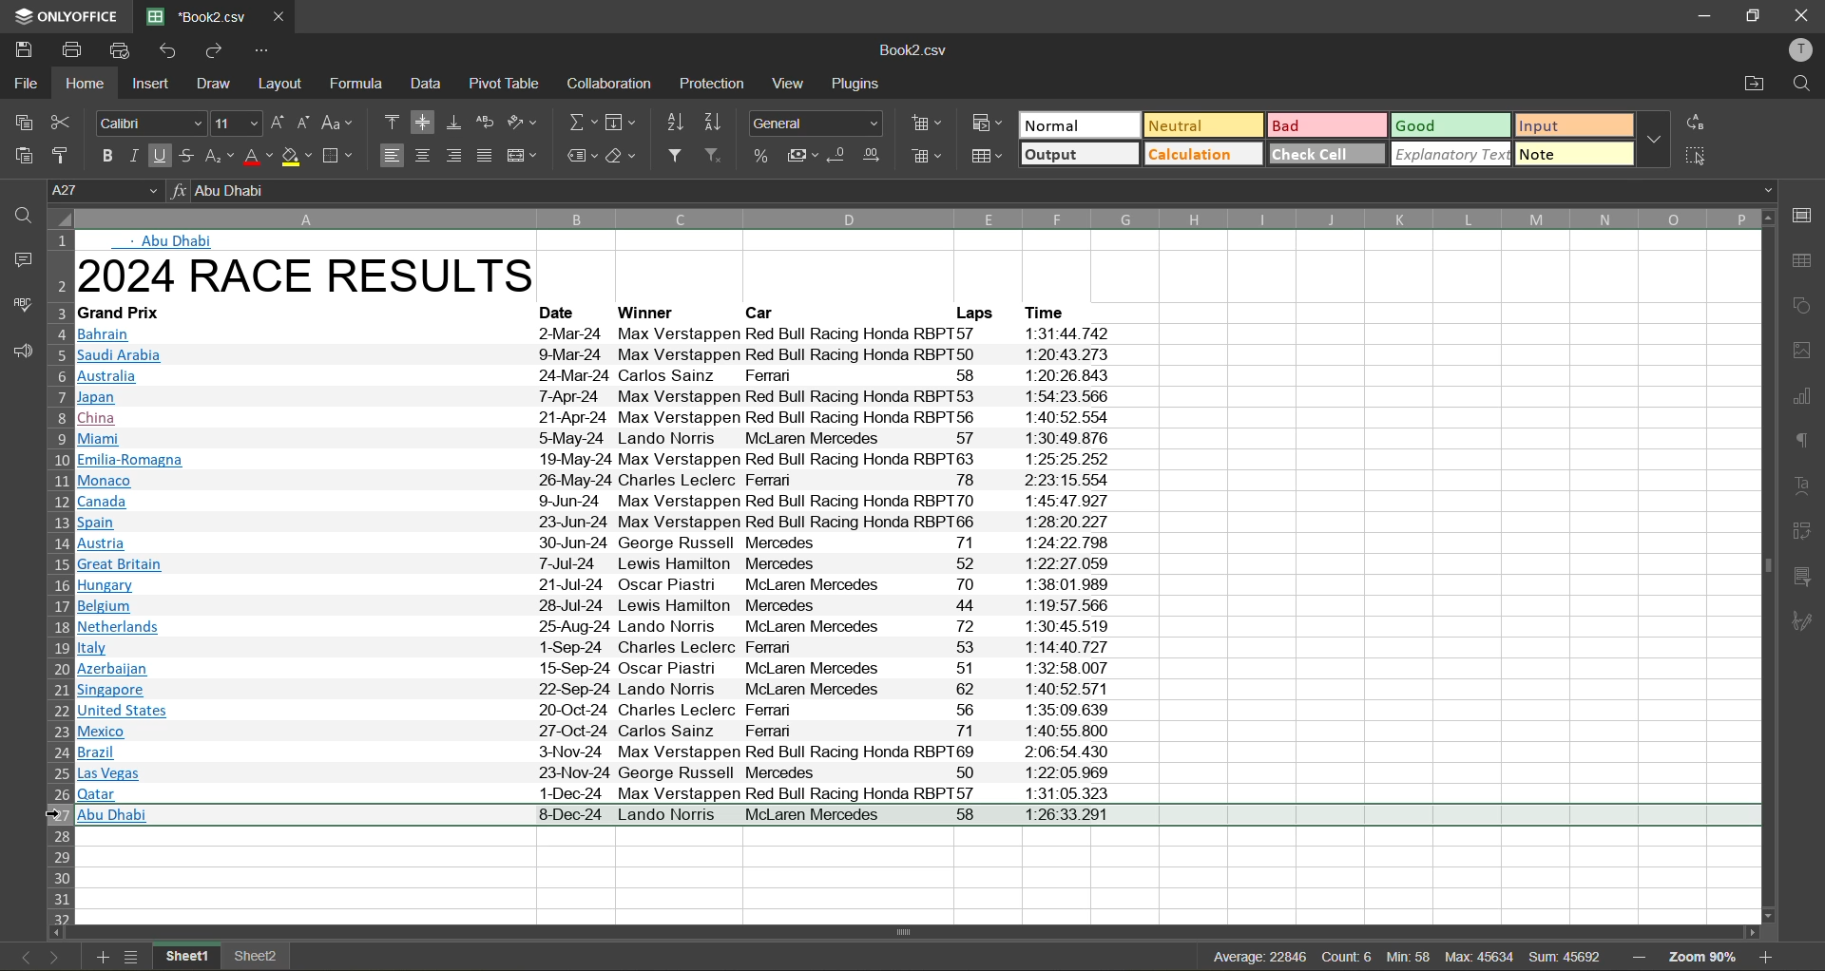 This screenshot has height=971, width=1825. Describe the element at coordinates (215, 86) in the screenshot. I see `draw` at that location.